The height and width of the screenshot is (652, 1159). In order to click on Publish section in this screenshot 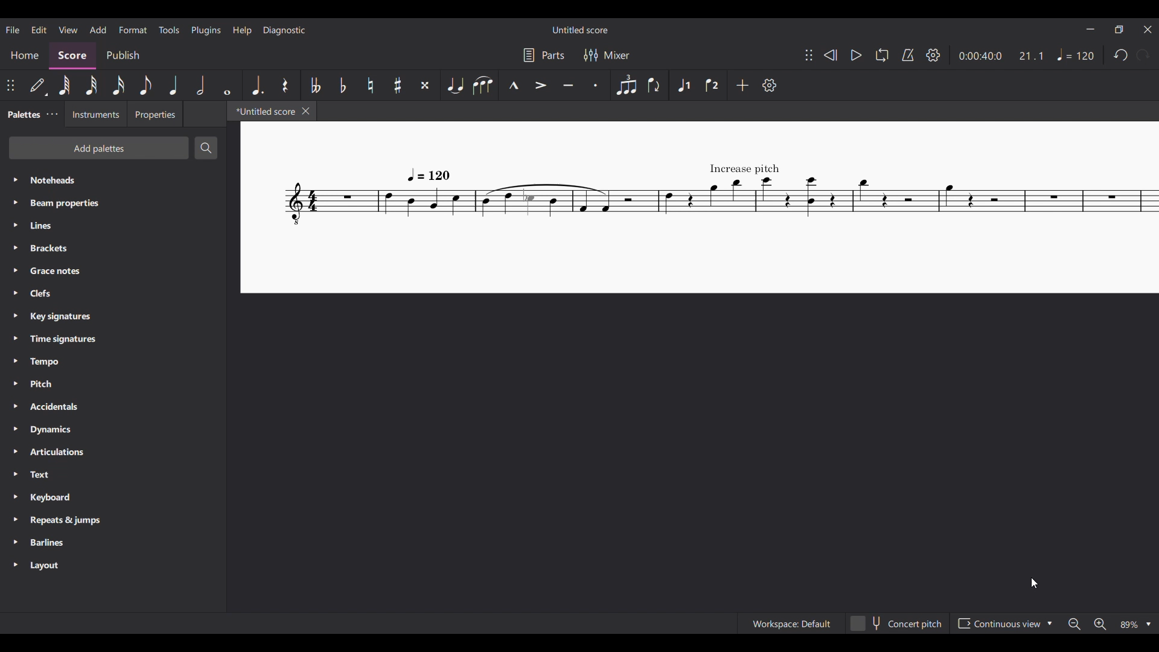, I will do `click(122, 56)`.